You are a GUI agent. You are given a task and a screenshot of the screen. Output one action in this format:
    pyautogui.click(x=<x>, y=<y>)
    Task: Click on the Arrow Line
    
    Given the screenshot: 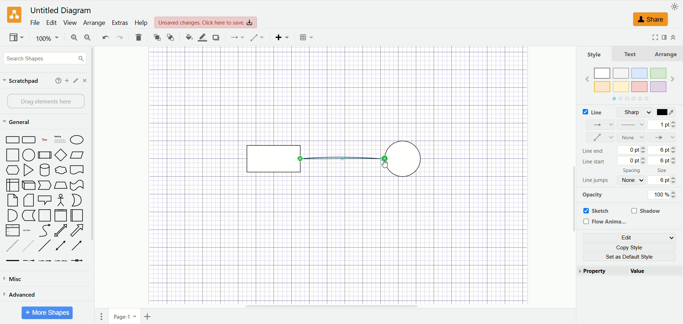 What is the action you would take?
    pyautogui.click(x=77, y=247)
    